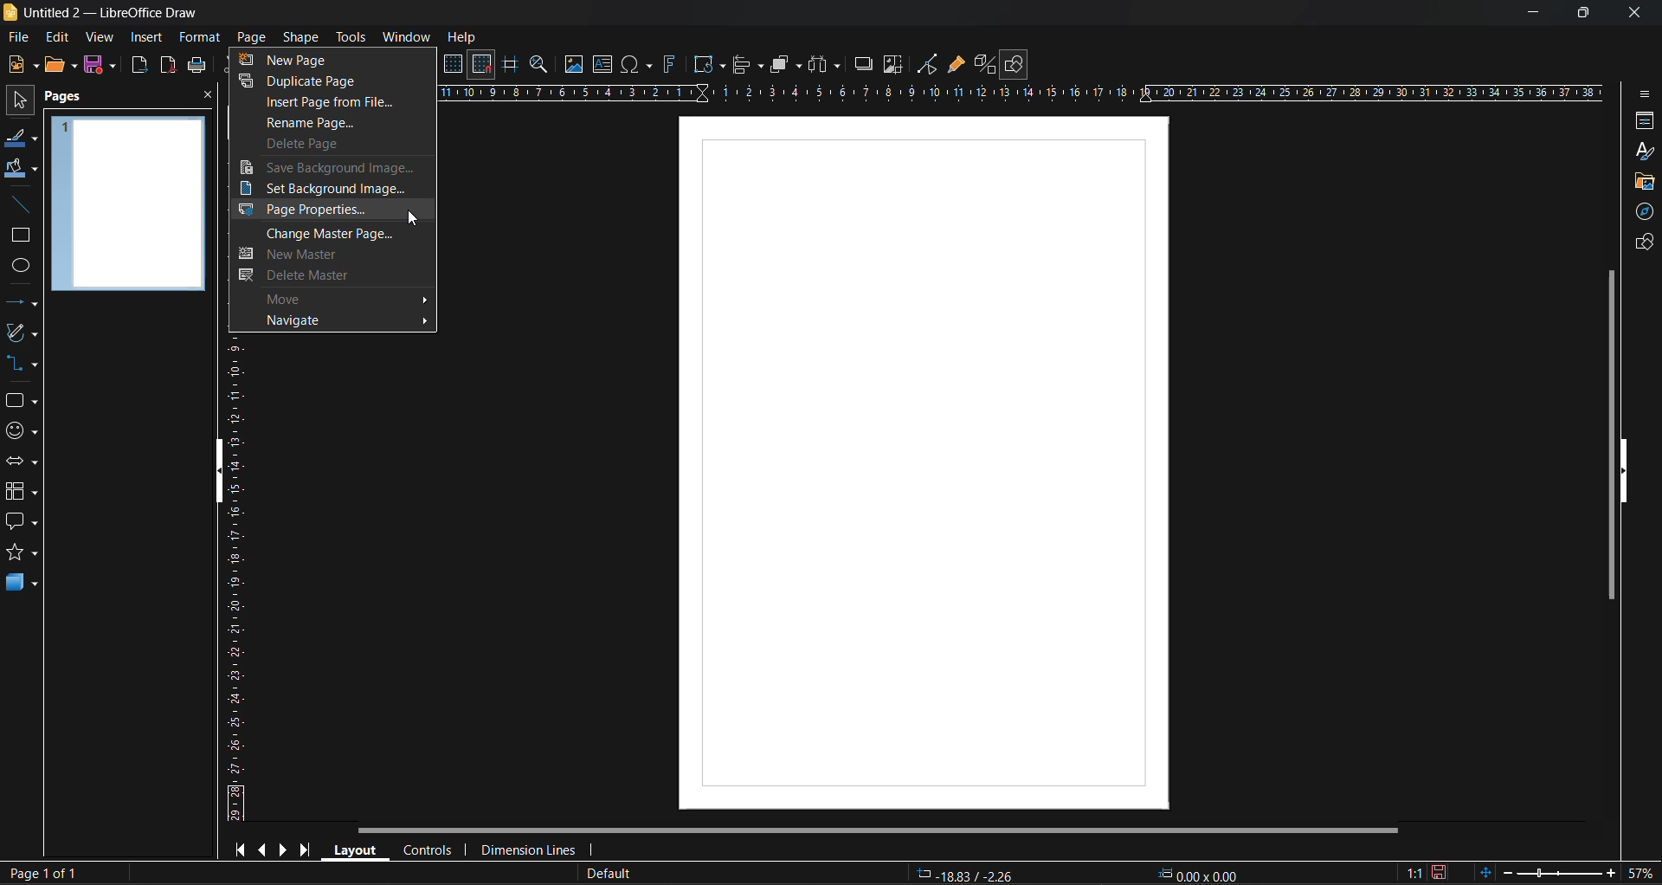 The image size is (1662, 885). What do you see at coordinates (930, 66) in the screenshot?
I see `toggle point` at bounding box center [930, 66].